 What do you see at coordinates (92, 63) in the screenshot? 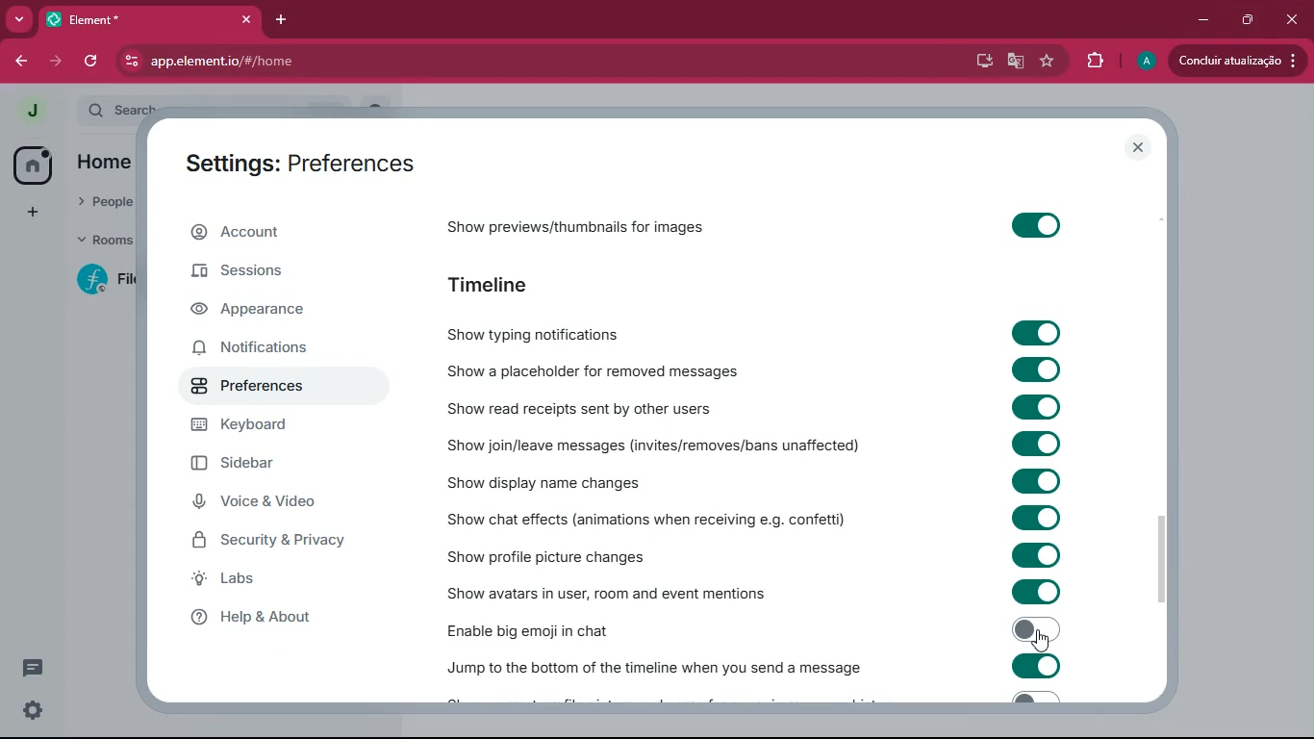
I see `refresh` at bounding box center [92, 63].